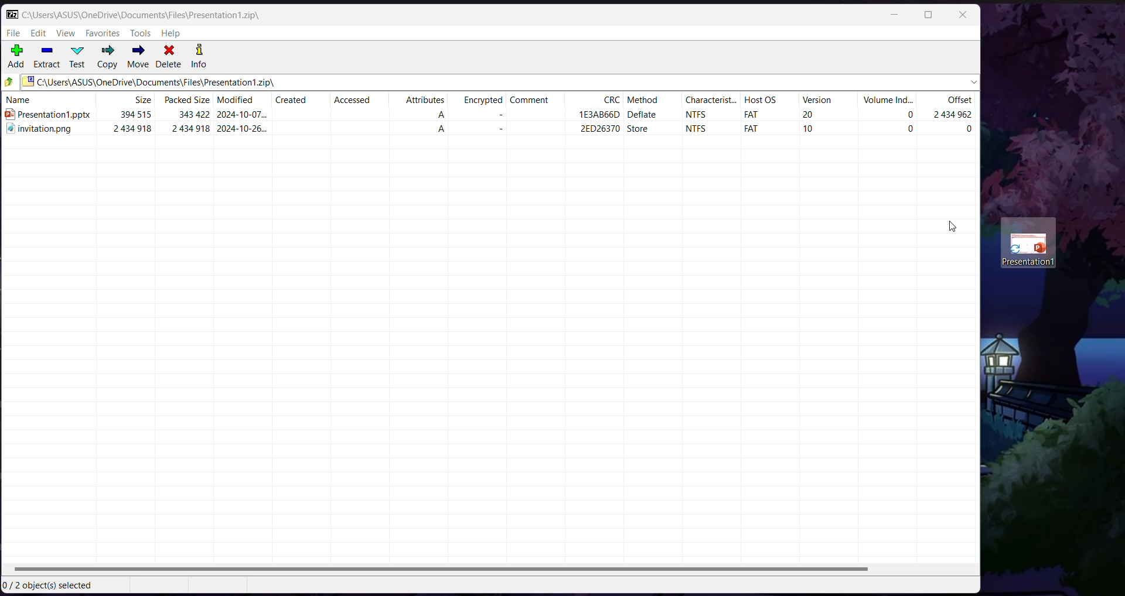 The height and width of the screenshot is (596, 1125). Describe the element at coordinates (171, 33) in the screenshot. I see `Help` at that location.